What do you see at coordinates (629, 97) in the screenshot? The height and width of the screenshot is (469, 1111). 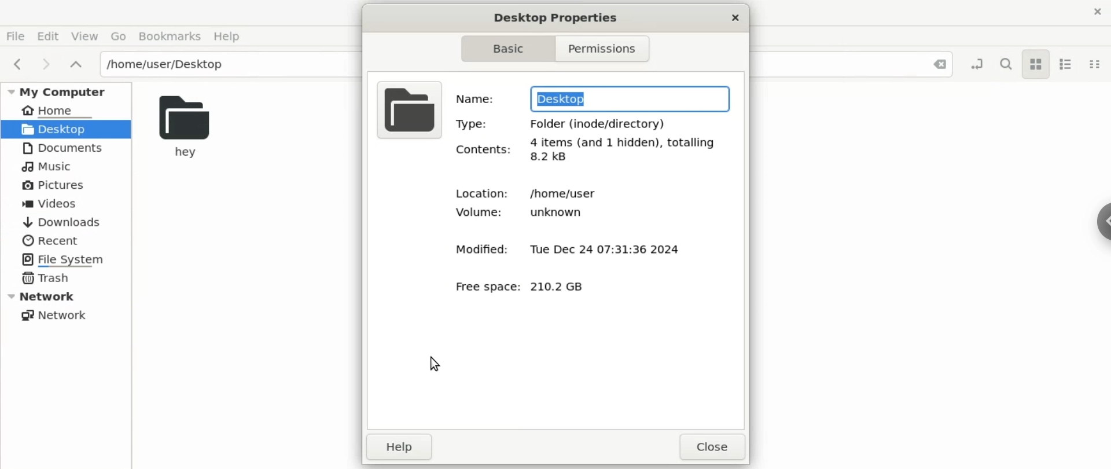 I see `desktop` at bounding box center [629, 97].